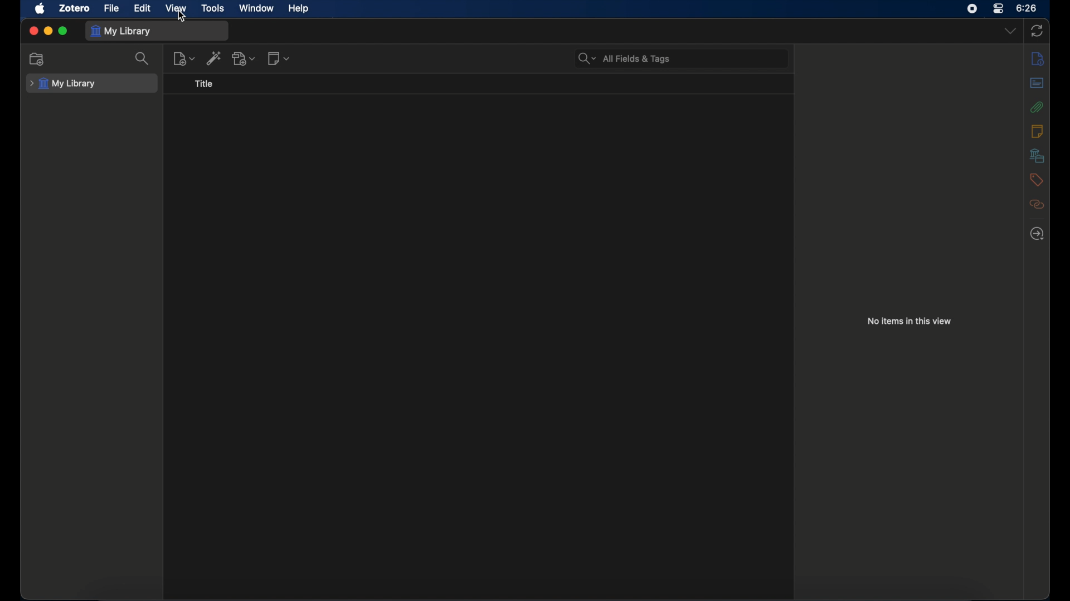  Describe the element at coordinates (143, 8) in the screenshot. I see `edit` at that location.